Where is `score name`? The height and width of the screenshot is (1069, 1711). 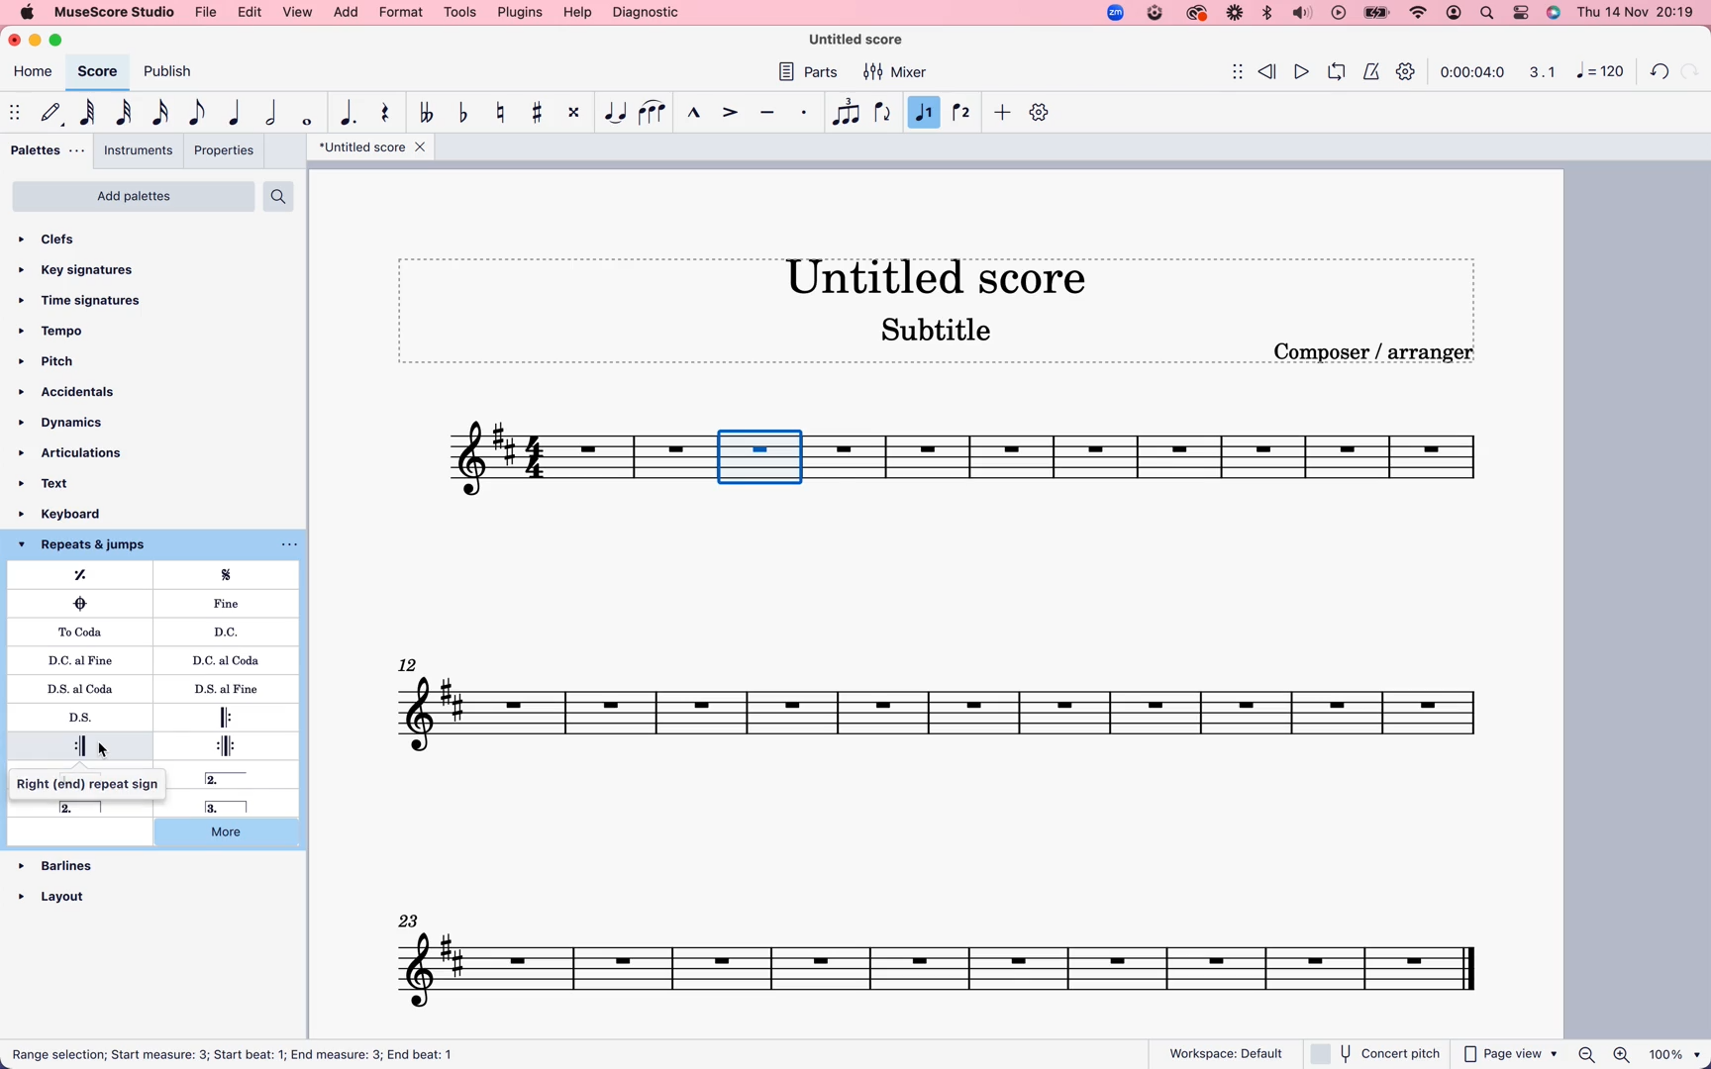 score name is located at coordinates (371, 147).